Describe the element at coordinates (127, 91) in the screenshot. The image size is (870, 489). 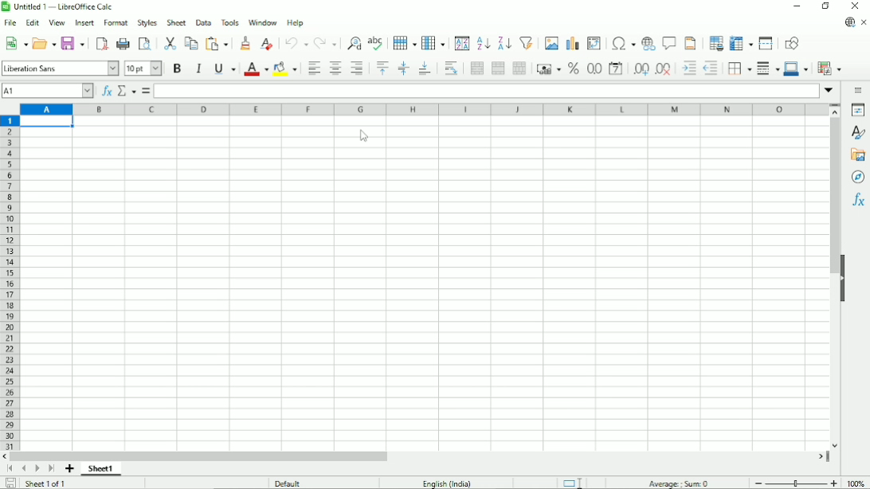
I see `Select function` at that location.